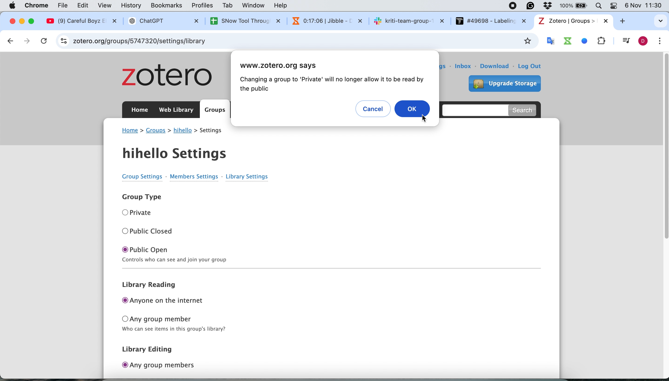  Describe the element at coordinates (371, 66) in the screenshot. I see `welcome` at that location.